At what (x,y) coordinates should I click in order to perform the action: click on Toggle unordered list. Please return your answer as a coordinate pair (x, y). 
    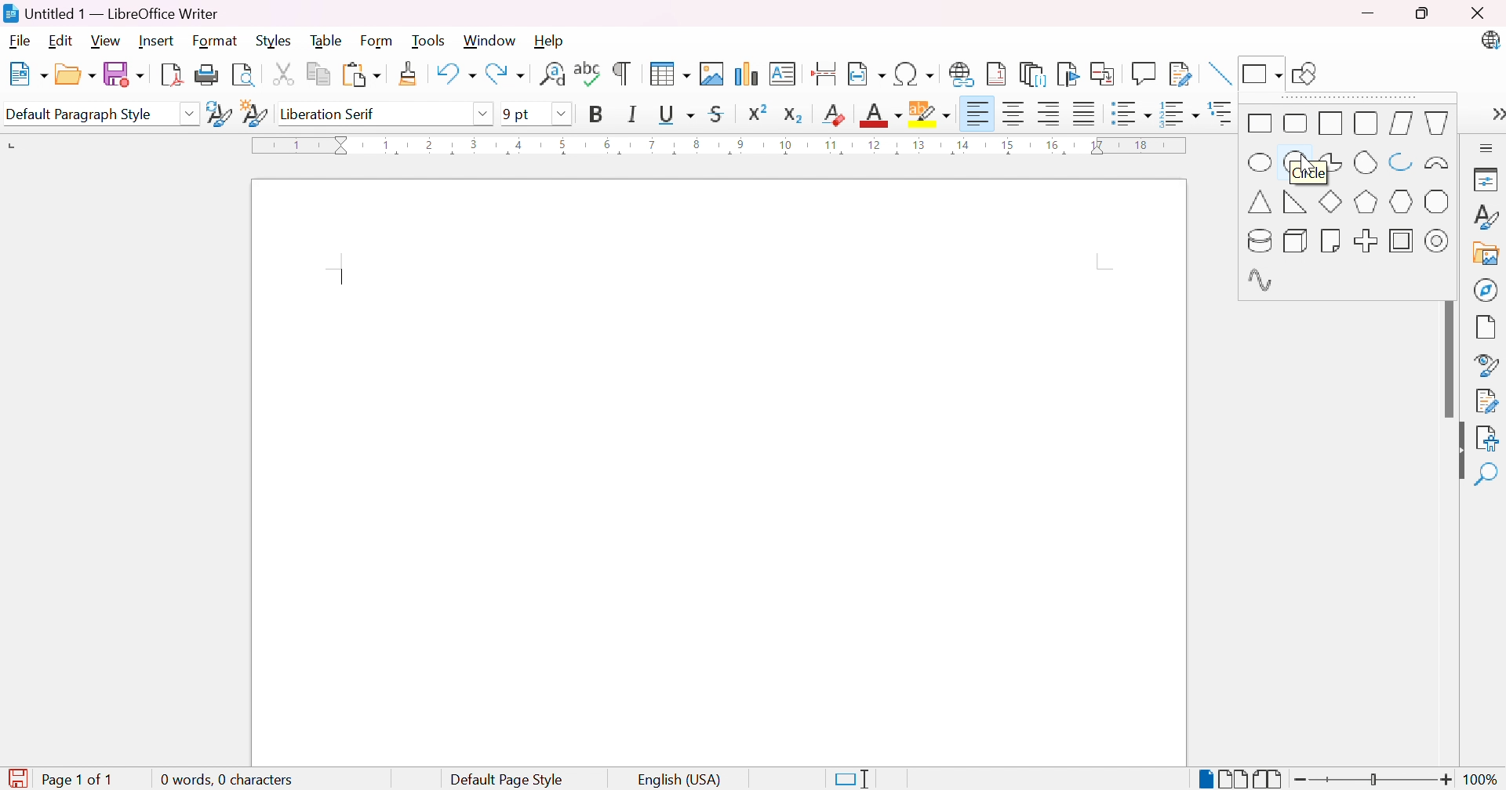
    Looking at the image, I should click on (1129, 115).